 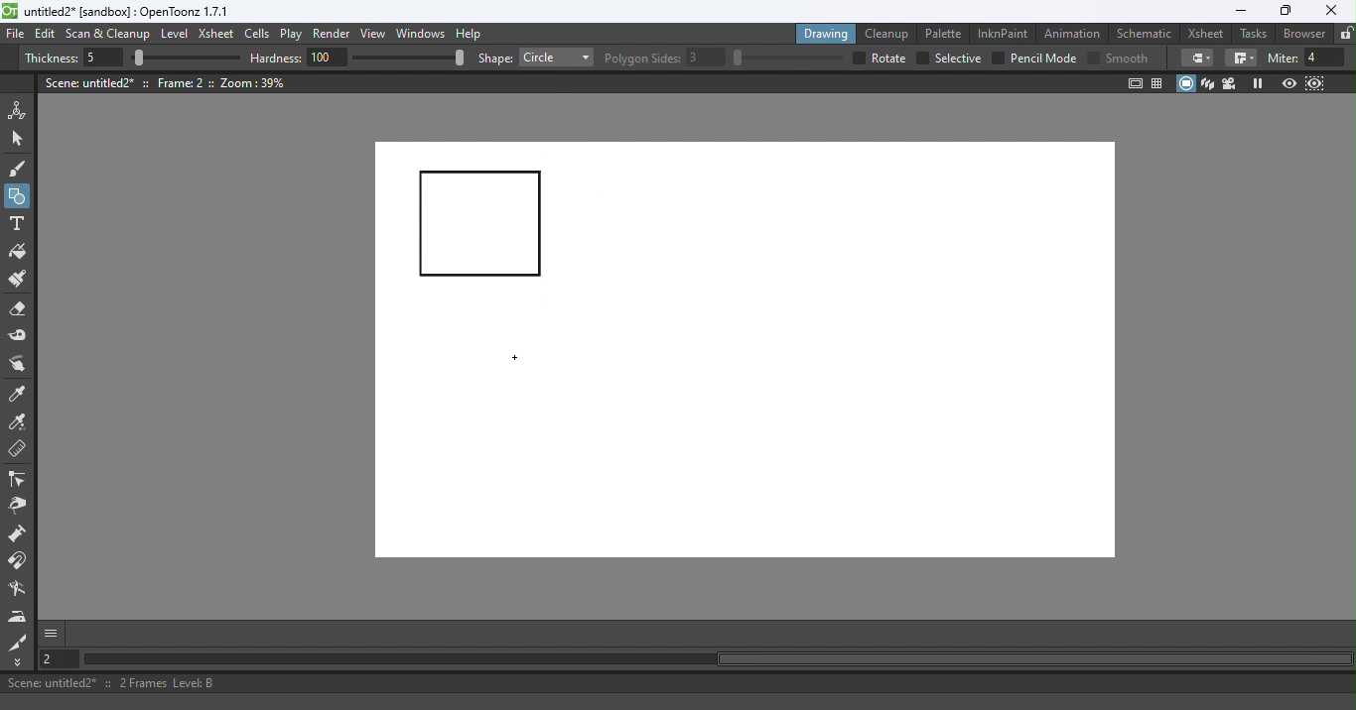 What do you see at coordinates (1316, 83) in the screenshot?
I see `Sub-Camera view` at bounding box center [1316, 83].